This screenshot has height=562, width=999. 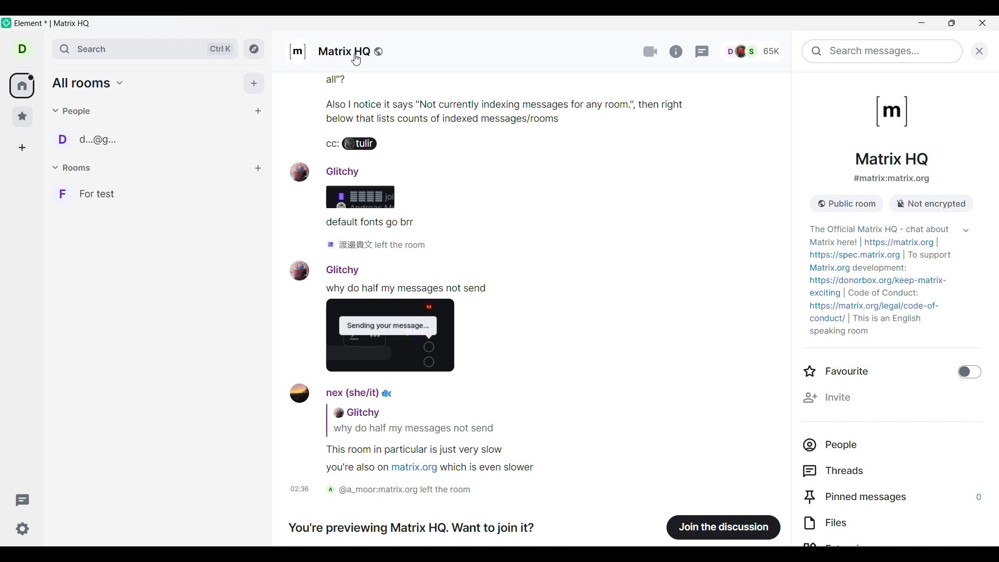 What do you see at coordinates (391, 491) in the screenshot?
I see `02:36 @a_moor.matrix.org left the room` at bounding box center [391, 491].